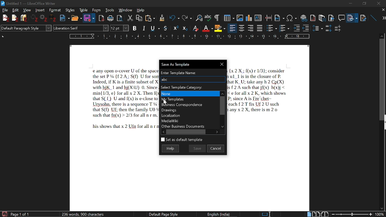 This screenshot has width=386, height=217. I want to click on line, so click(373, 17).